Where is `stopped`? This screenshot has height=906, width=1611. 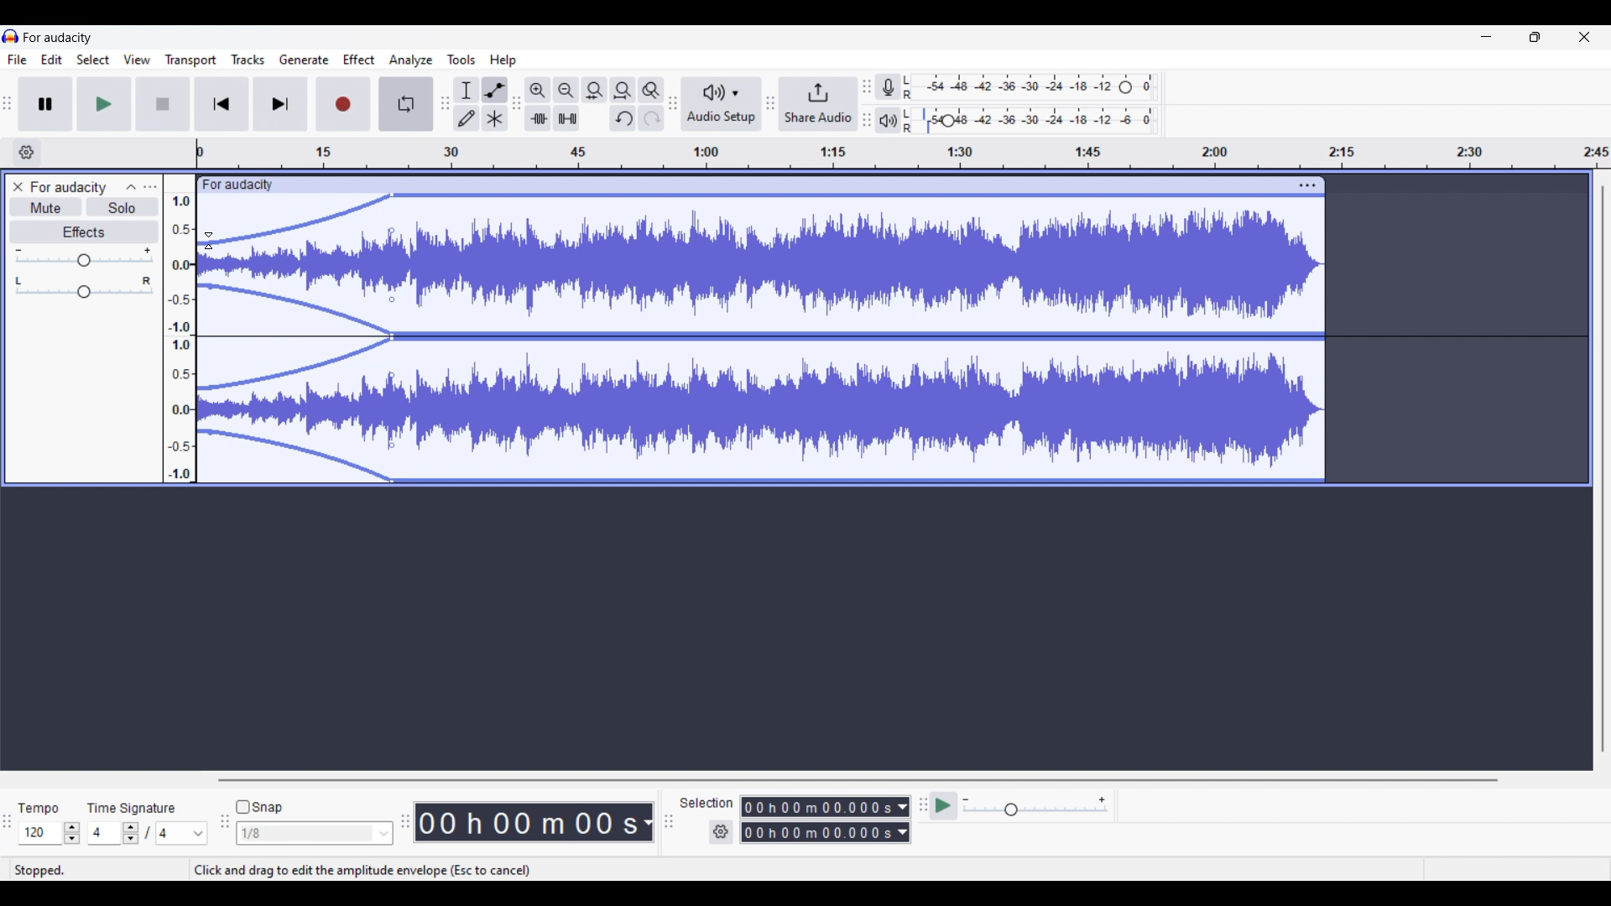
stopped is located at coordinates (40, 871).